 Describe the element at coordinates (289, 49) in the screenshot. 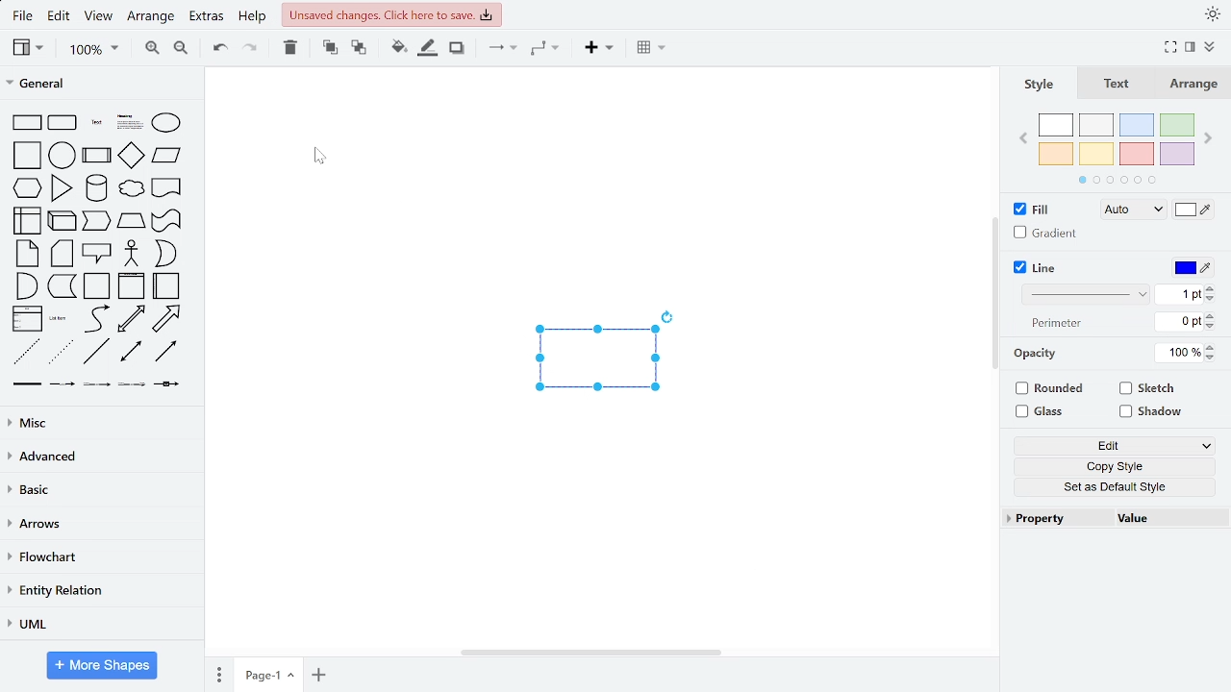

I see `delete` at that location.